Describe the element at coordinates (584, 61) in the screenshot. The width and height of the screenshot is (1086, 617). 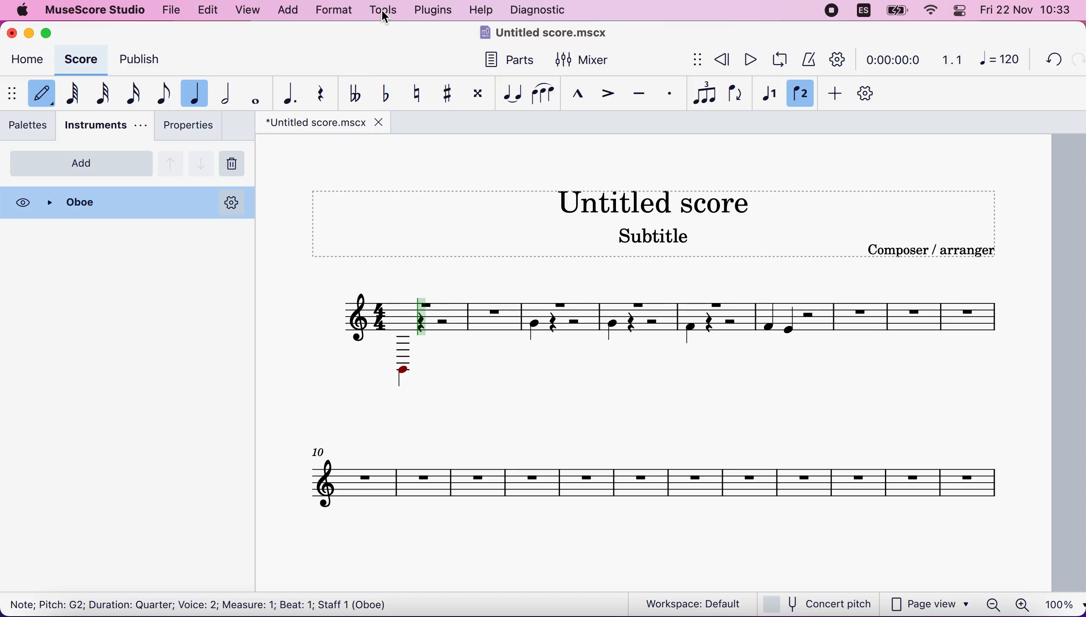
I see `mixer` at that location.